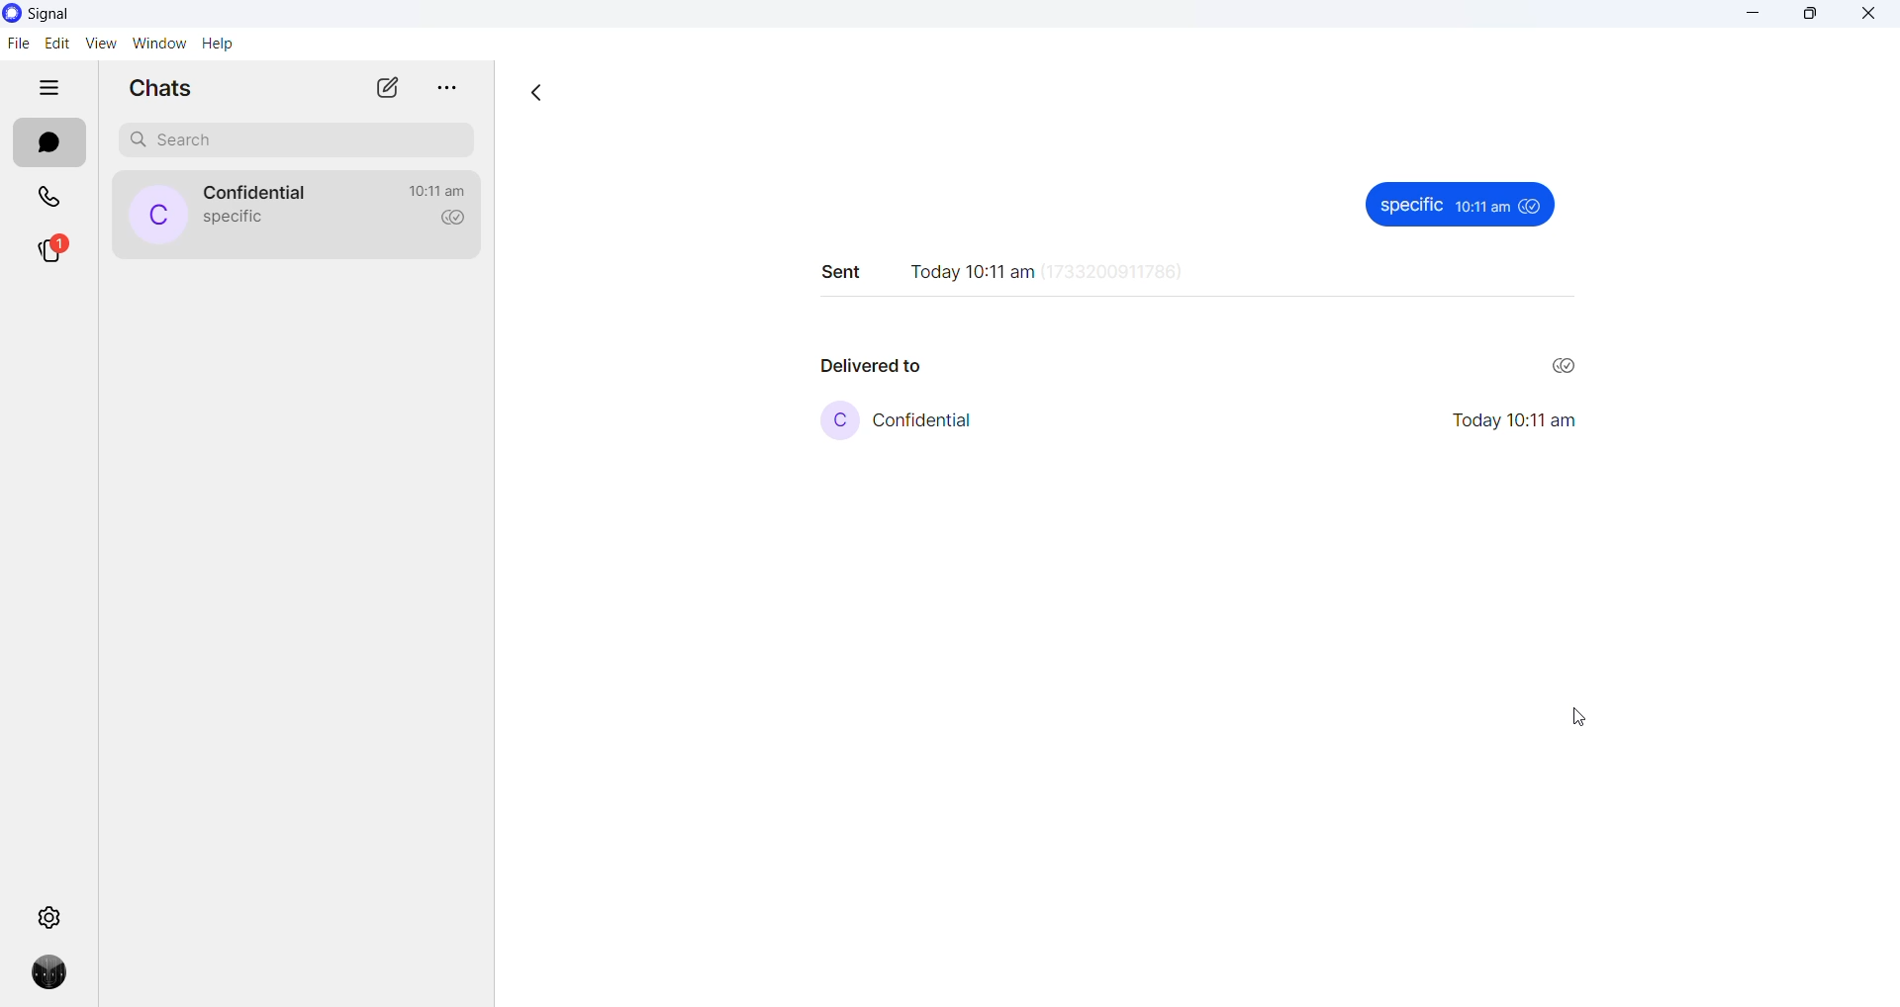  What do you see at coordinates (1410, 207) in the screenshot?
I see `specific` at bounding box center [1410, 207].